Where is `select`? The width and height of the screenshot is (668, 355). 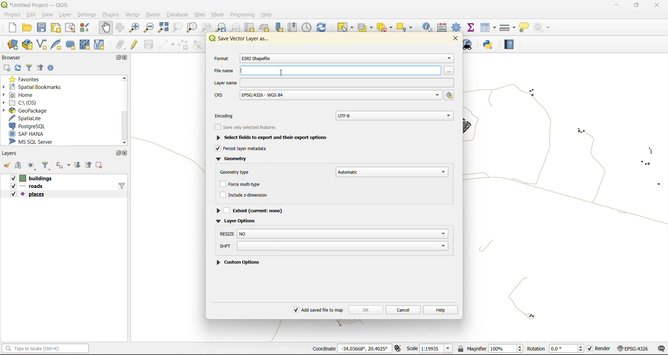
select is located at coordinates (347, 27).